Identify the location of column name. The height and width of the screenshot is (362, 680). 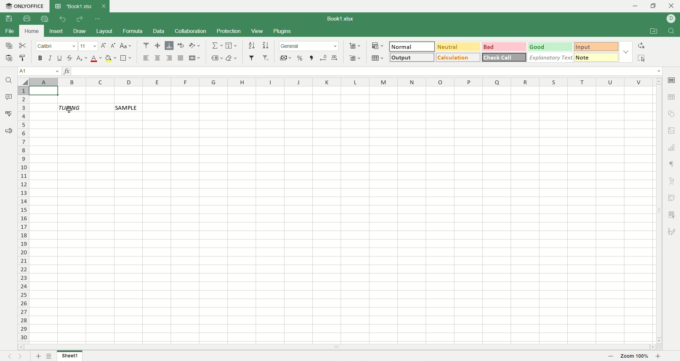
(344, 83).